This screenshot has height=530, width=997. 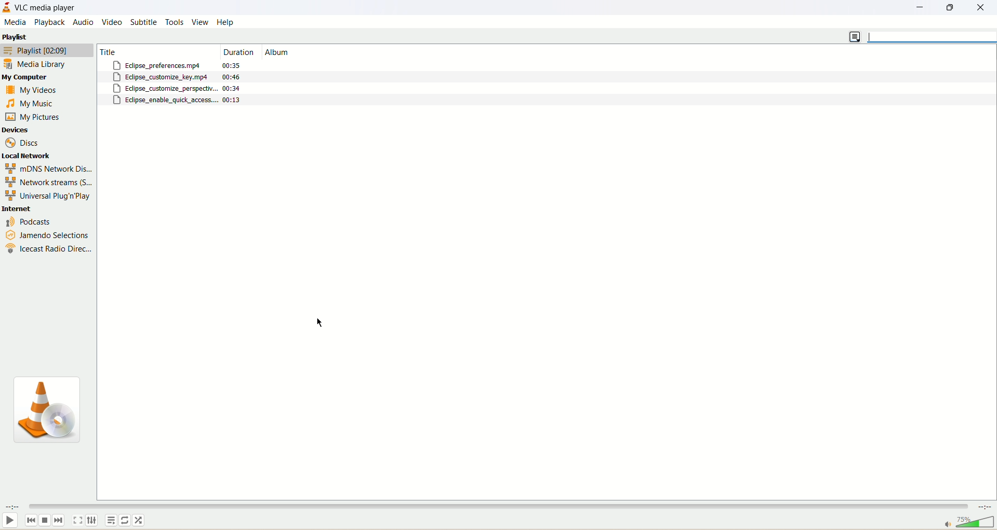 I want to click on internet, so click(x=50, y=208).